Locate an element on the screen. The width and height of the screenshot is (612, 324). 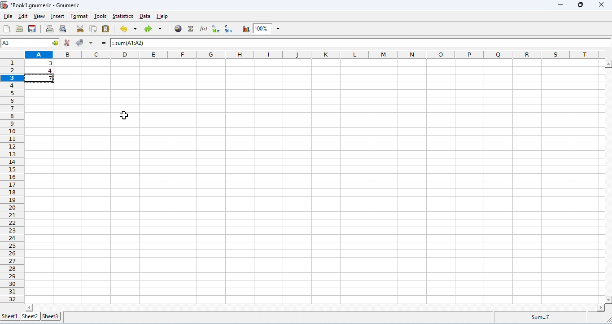
edit is located at coordinates (23, 16).